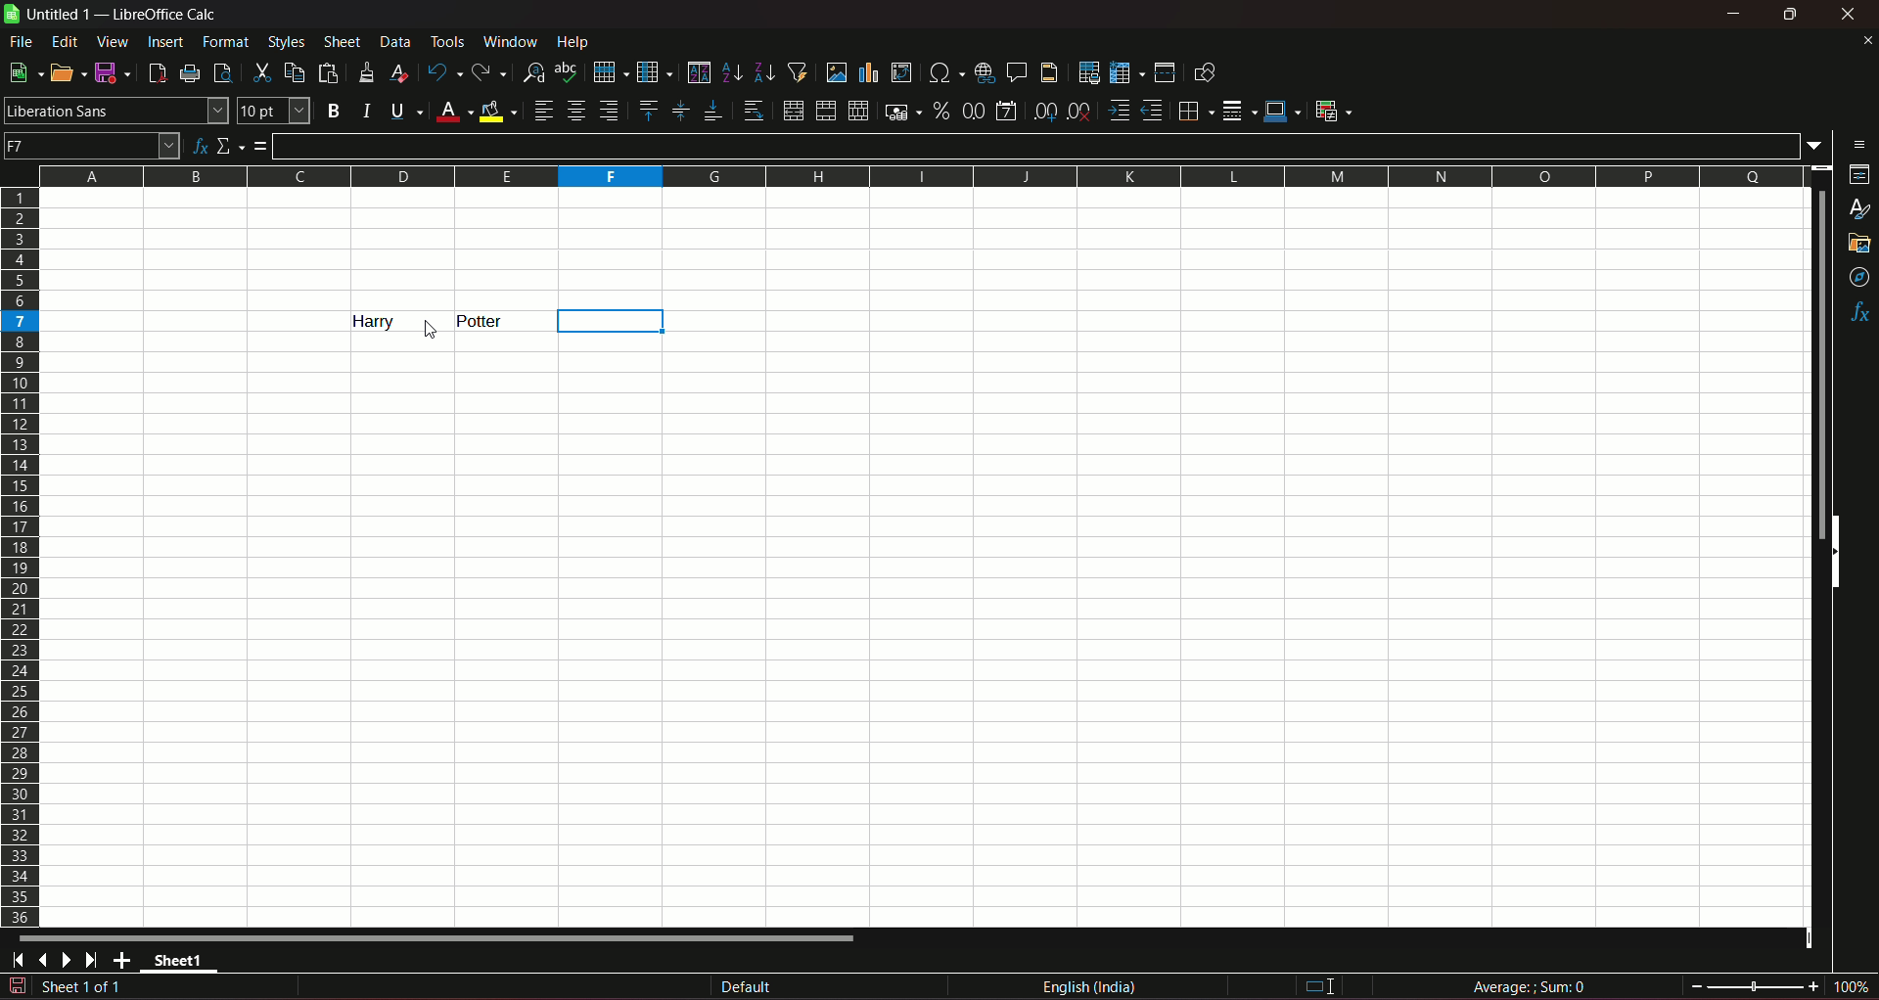 The image size is (1879, 1000). I want to click on redo, so click(489, 70).